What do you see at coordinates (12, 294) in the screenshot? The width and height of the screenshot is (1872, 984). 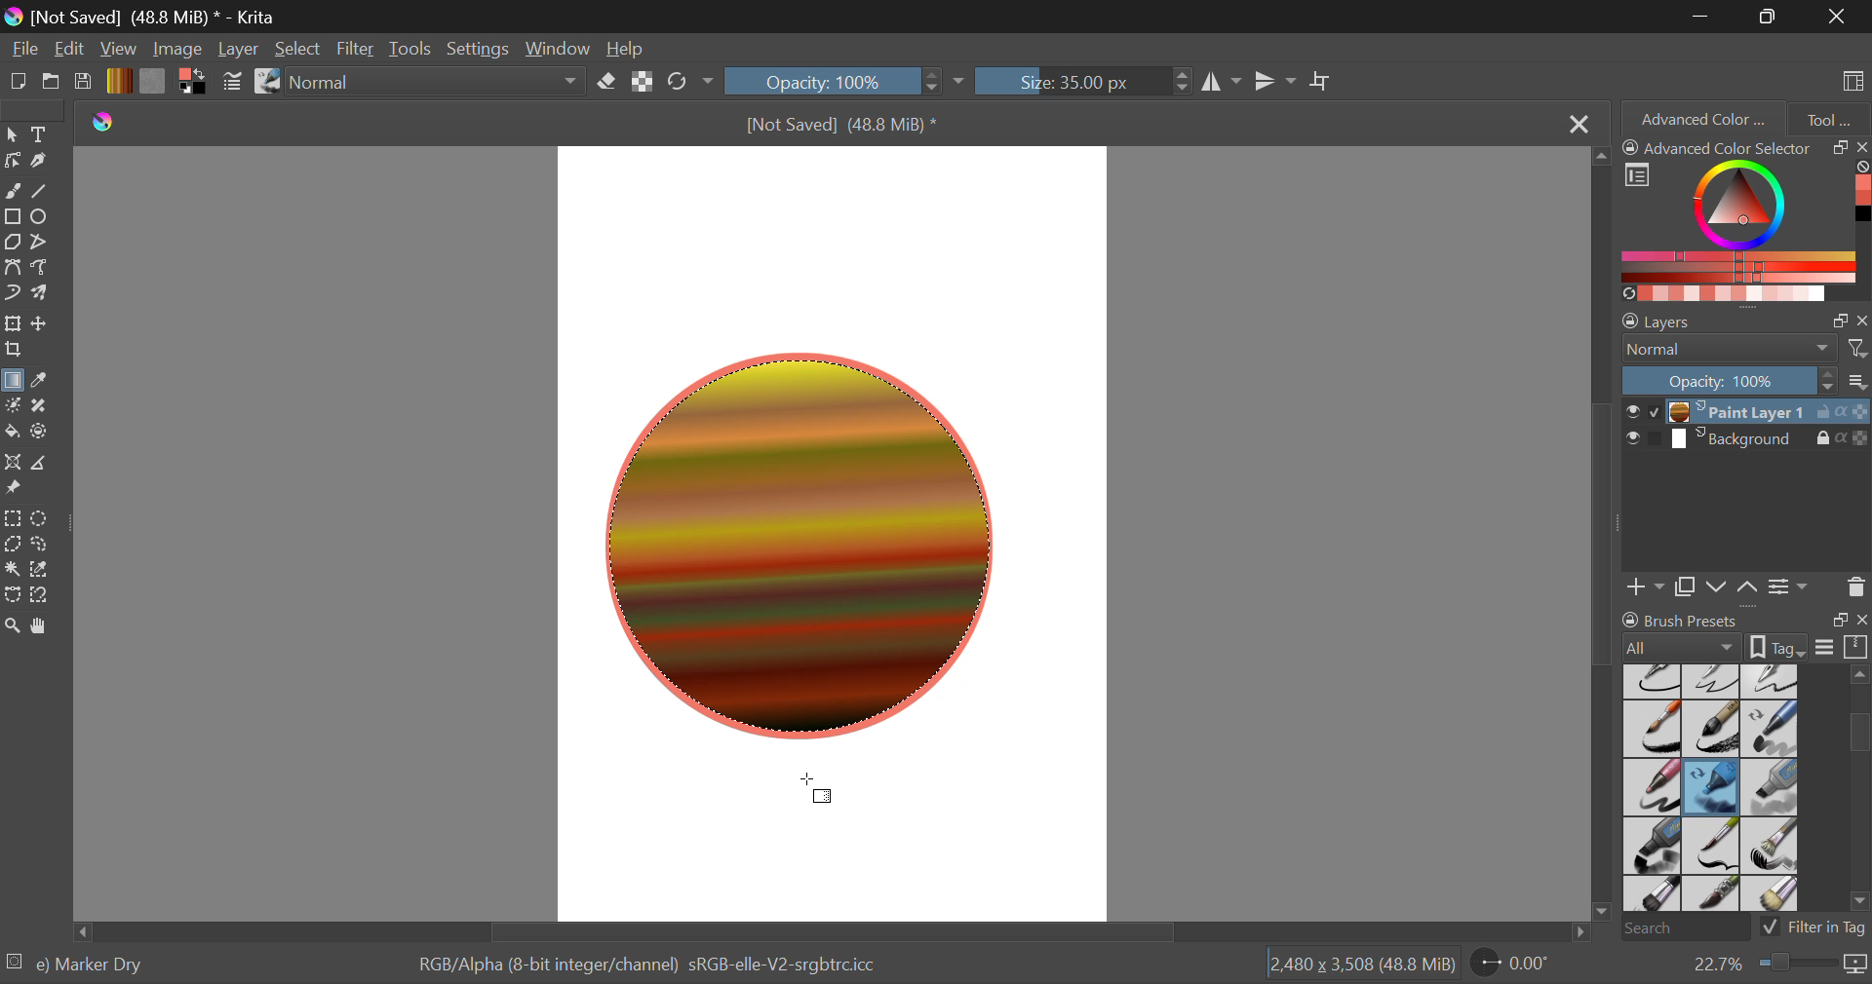 I see `Dynamic Brush Tool` at bounding box center [12, 294].